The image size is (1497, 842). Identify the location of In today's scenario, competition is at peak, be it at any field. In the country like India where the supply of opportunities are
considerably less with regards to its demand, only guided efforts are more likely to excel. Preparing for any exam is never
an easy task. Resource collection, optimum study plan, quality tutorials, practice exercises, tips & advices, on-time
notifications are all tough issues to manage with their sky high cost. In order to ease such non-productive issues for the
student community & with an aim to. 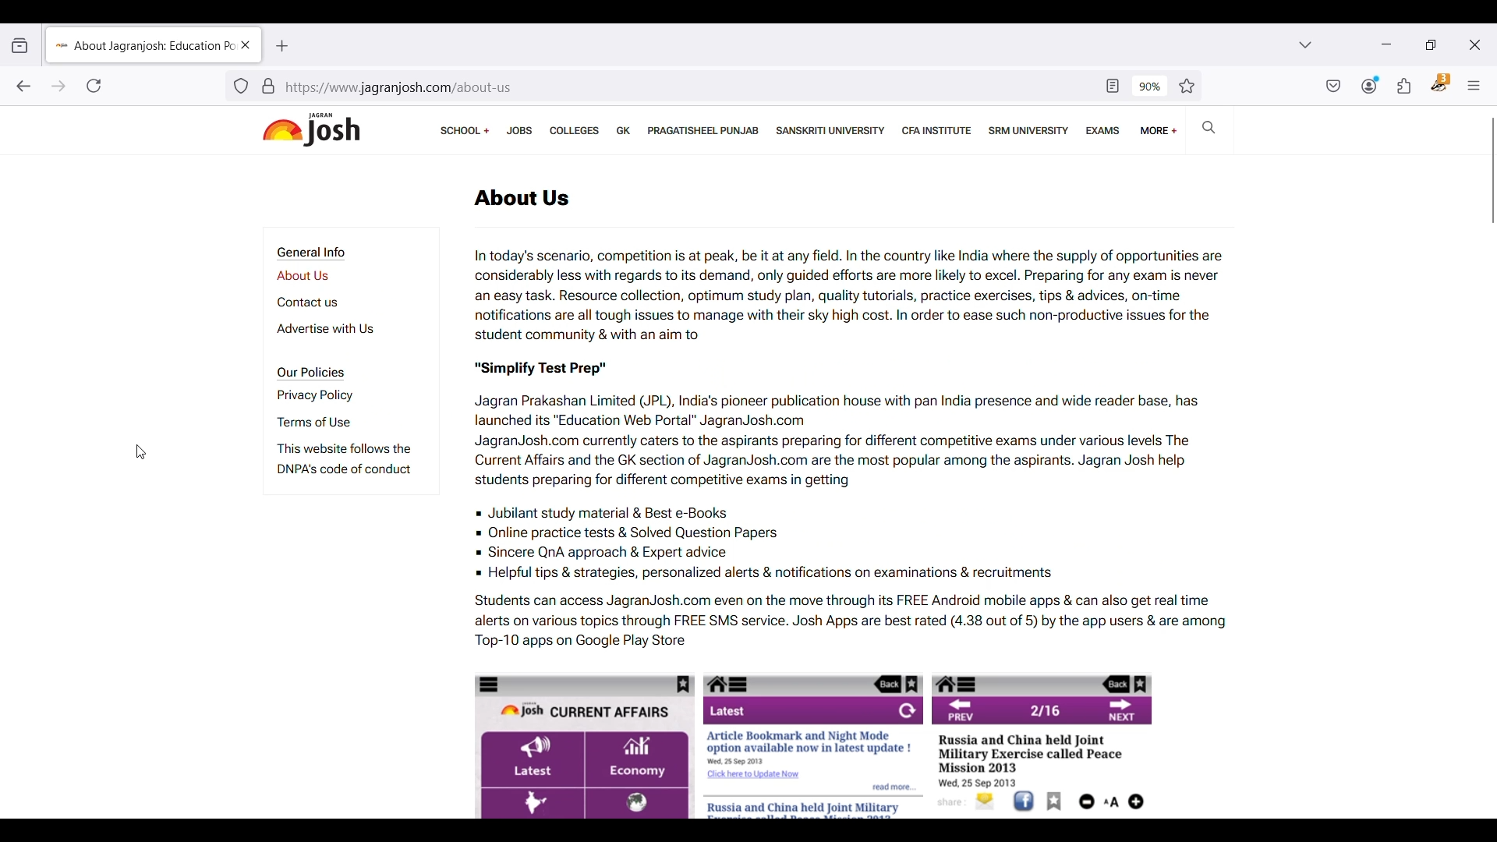
(850, 291).